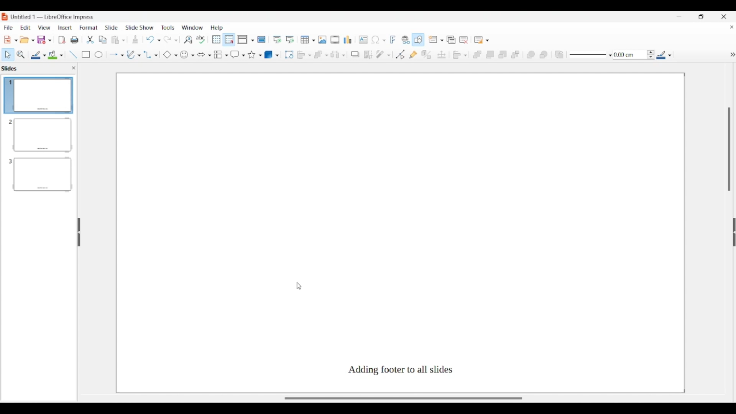  What do you see at coordinates (427, 54) in the screenshot?
I see `Toggle extrusion` at bounding box center [427, 54].